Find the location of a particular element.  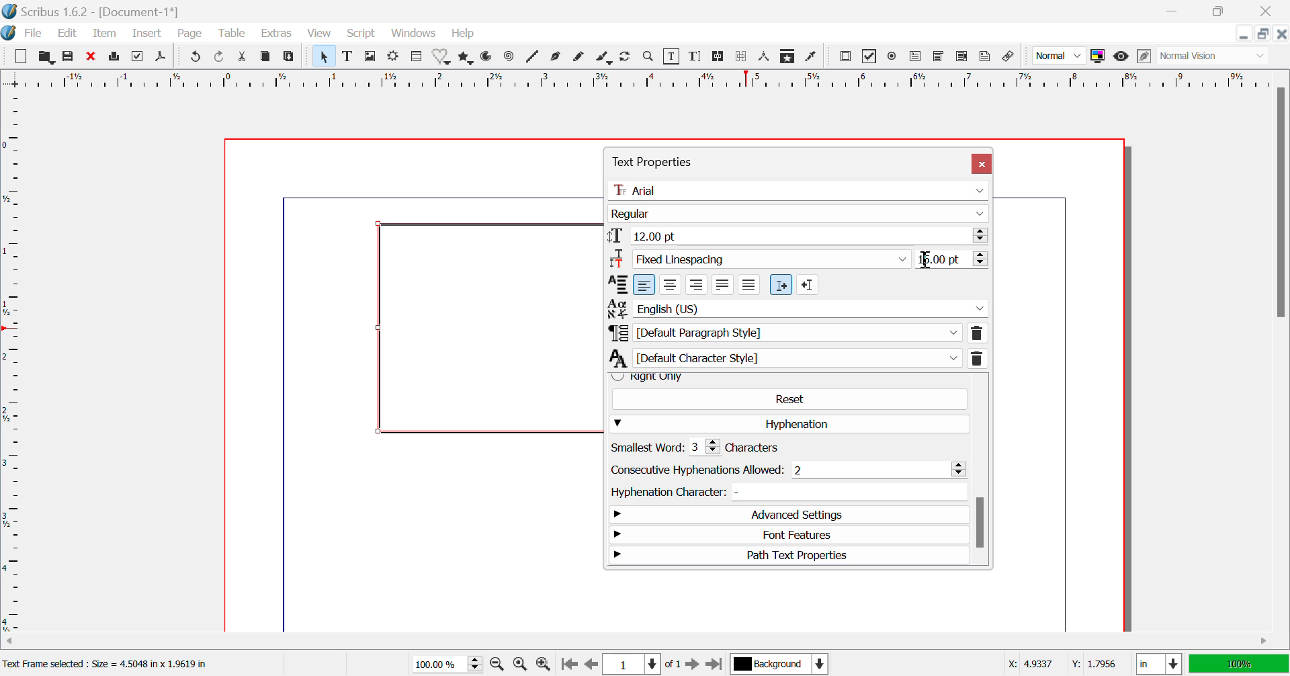

Open is located at coordinates (46, 56).